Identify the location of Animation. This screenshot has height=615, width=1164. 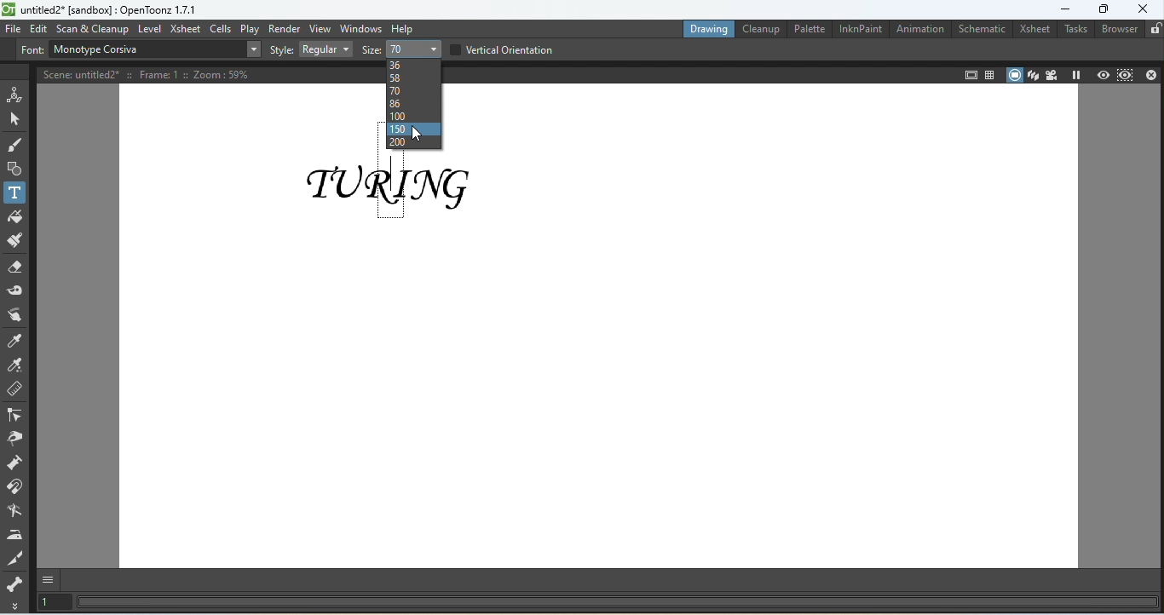
(916, 30).